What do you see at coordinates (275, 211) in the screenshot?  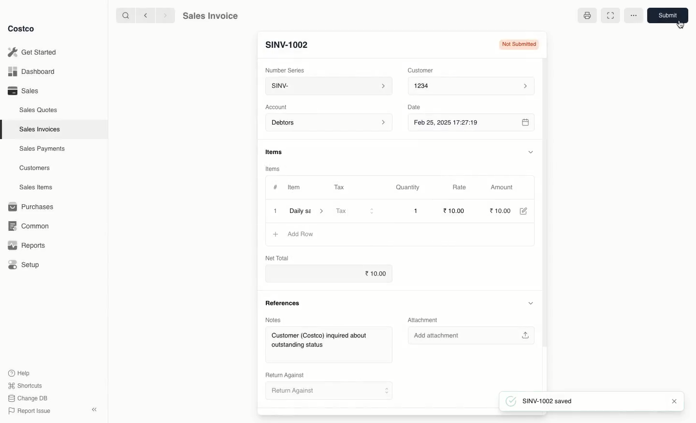 I see `1` at bounding box center [275, 211].